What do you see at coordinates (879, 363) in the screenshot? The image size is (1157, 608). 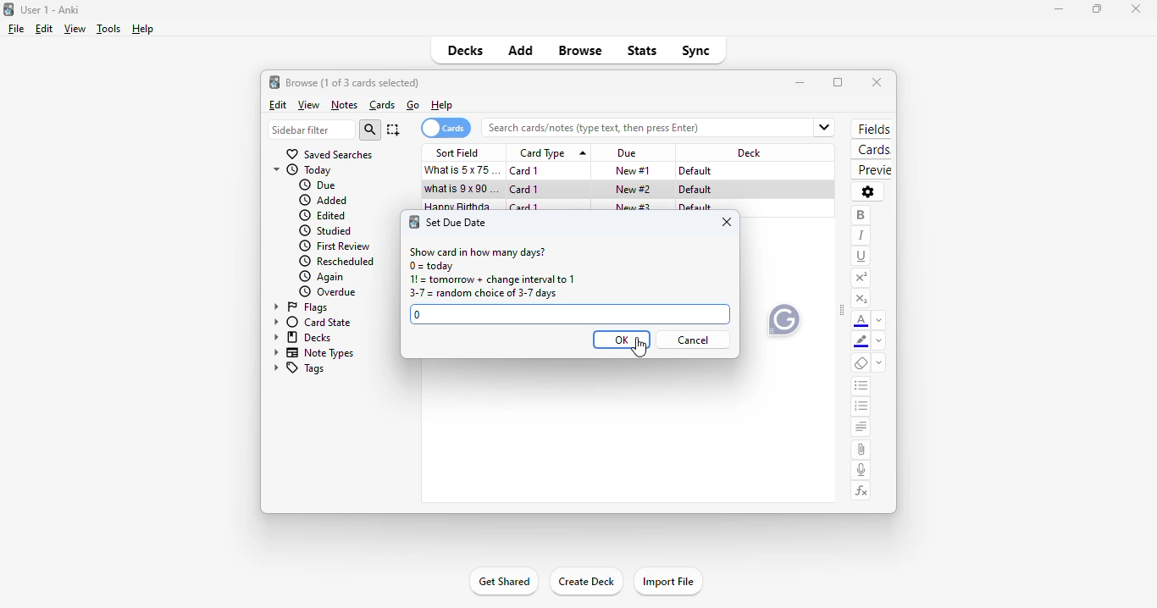 I see `select formatting to remove` at bounding box center [879, 363].